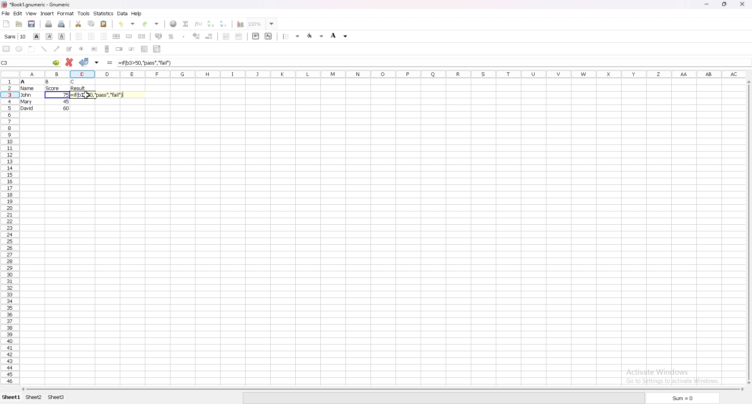  What do you see at coordinates (58, 398) in the screenshot?
I see `sheet 3` at bounding box center [58, 398].